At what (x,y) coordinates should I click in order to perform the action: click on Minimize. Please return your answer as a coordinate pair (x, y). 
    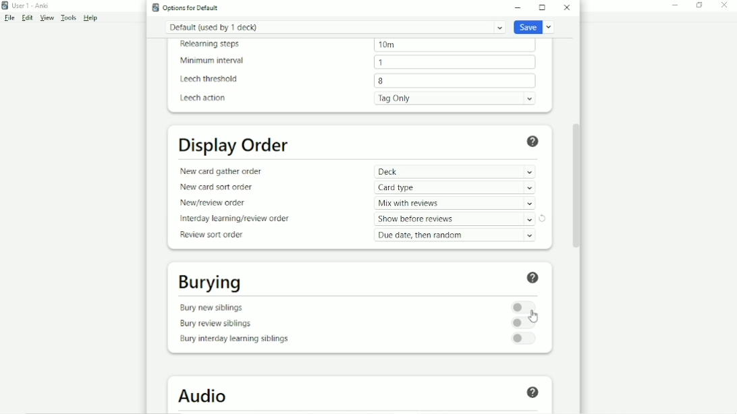
    Looking at the image, I should click on (520, 7).